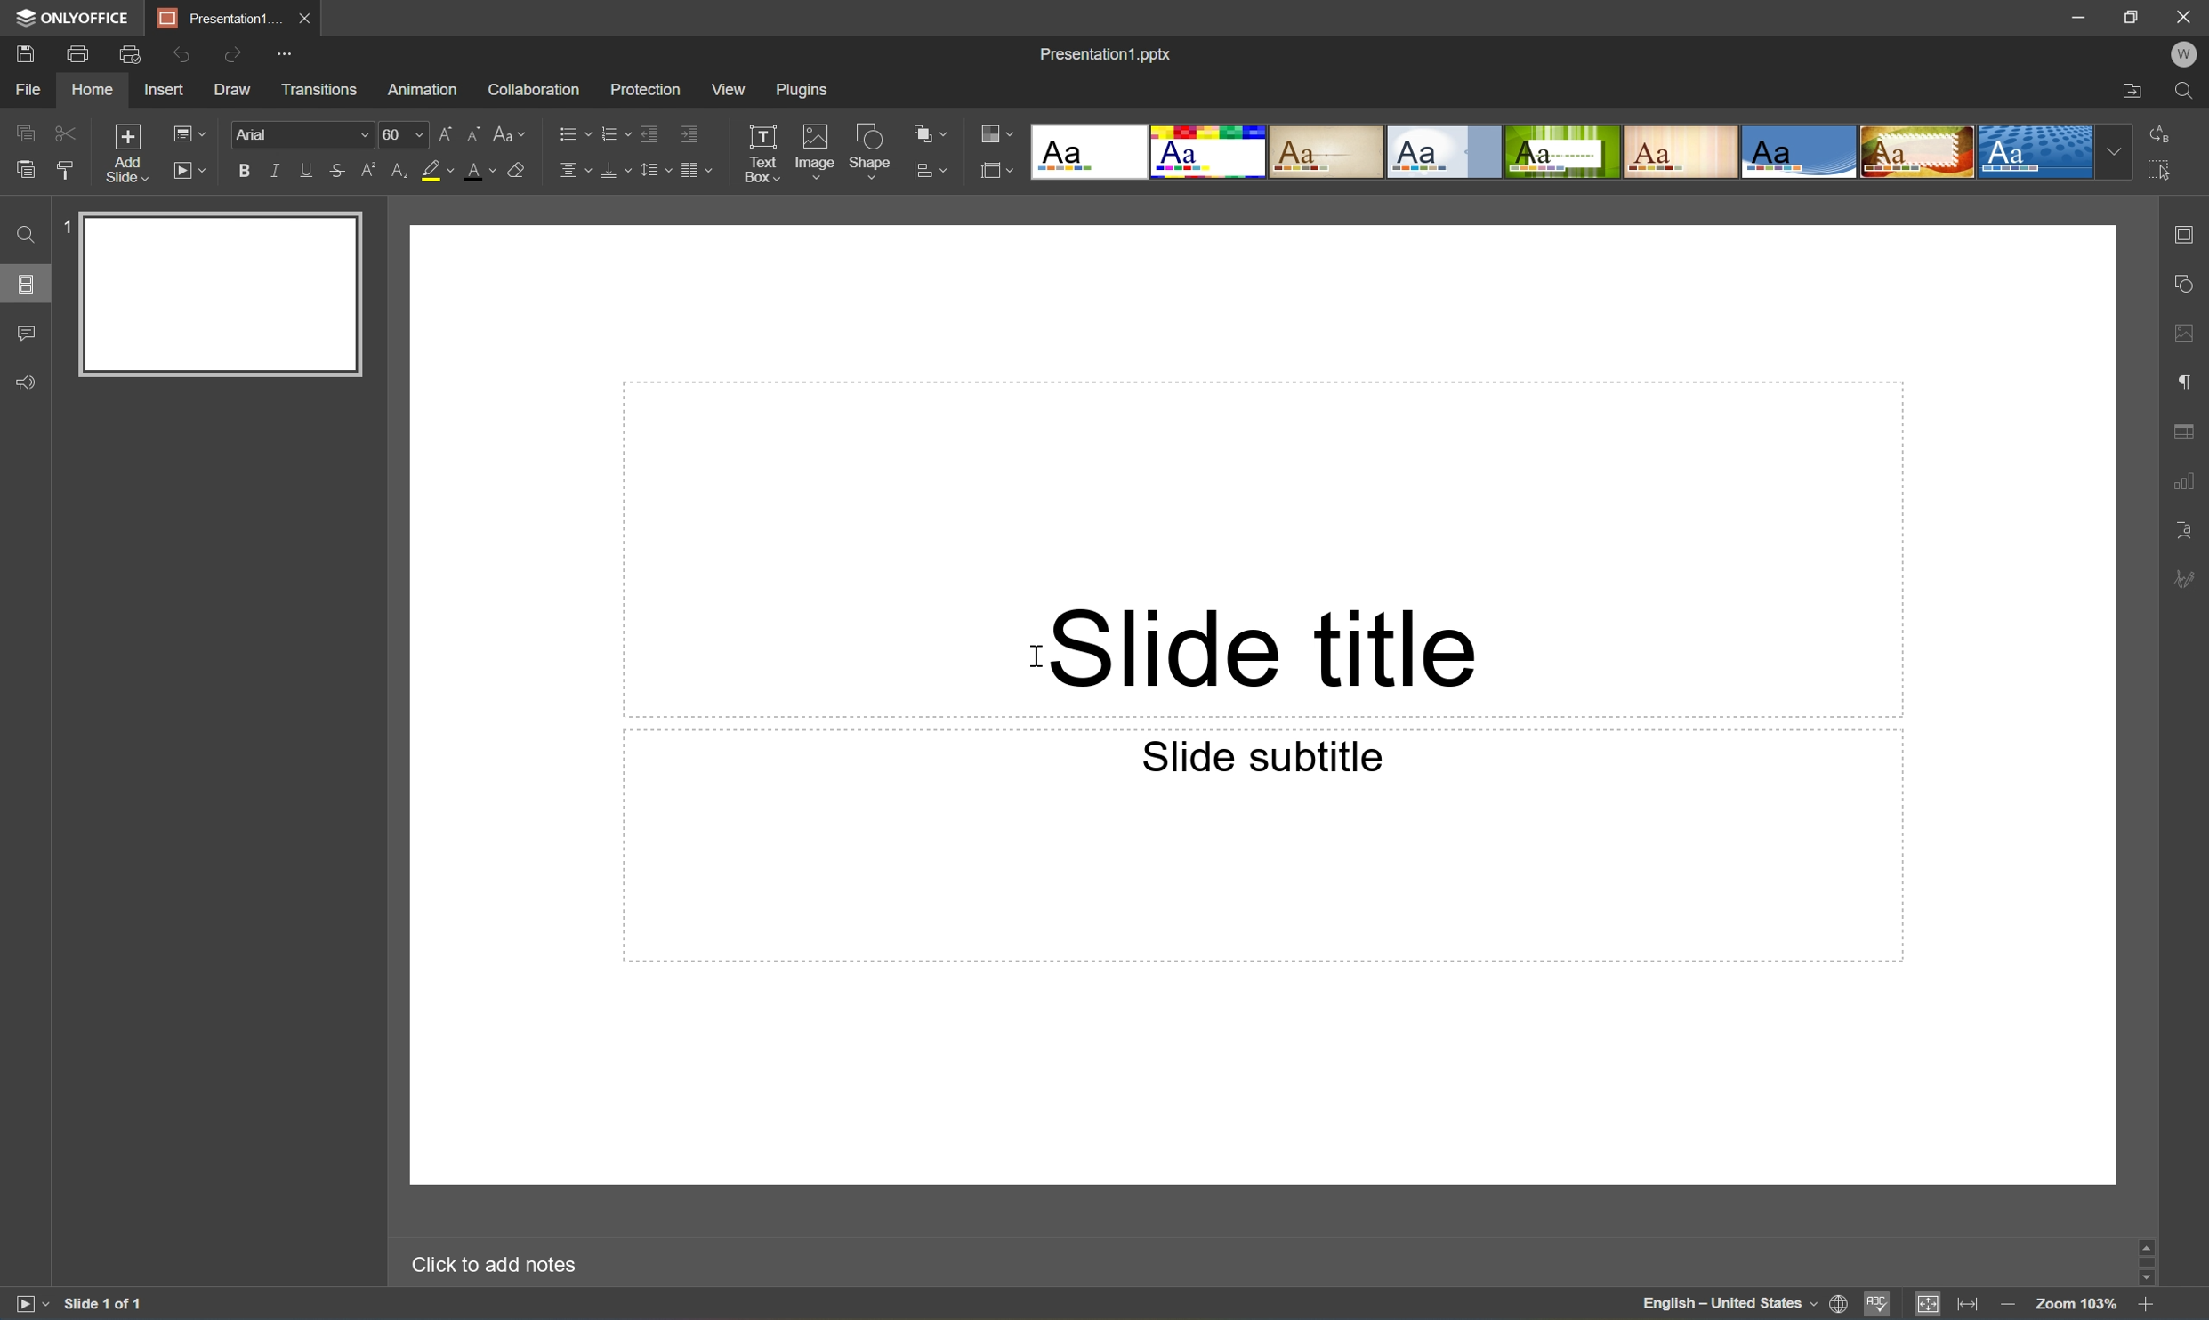 The height and width of the screenshot is (1320, 2209). I want to click on Insert, so click(165, 89).